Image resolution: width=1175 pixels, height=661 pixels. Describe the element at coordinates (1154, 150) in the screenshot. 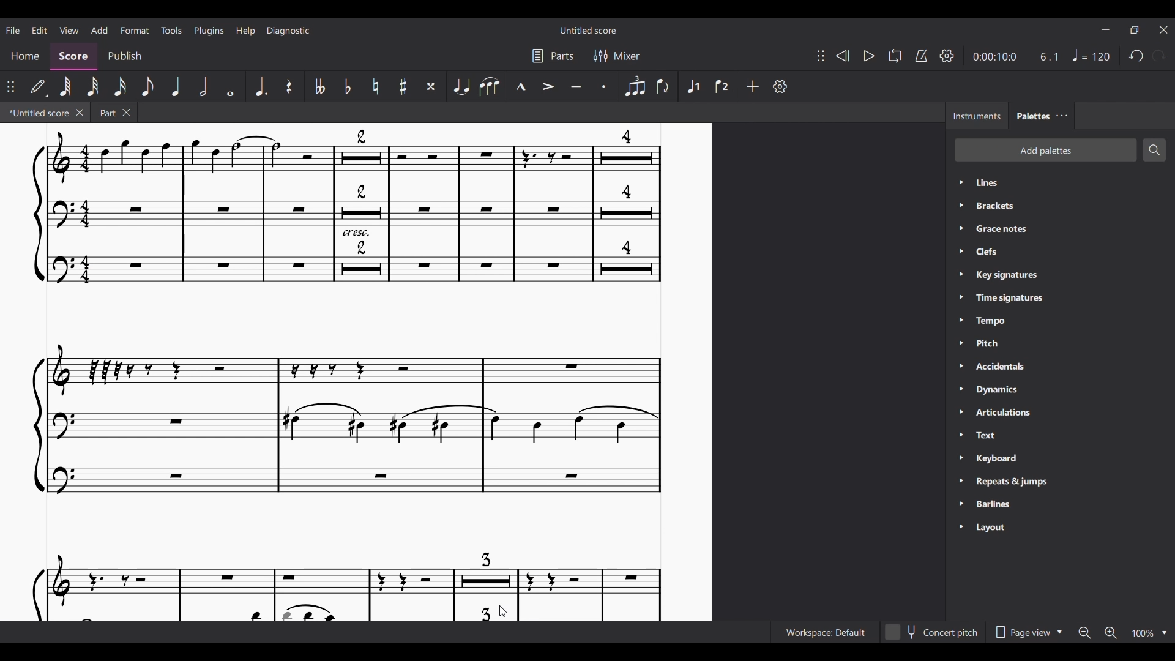

I see `Search palettes` at that location.